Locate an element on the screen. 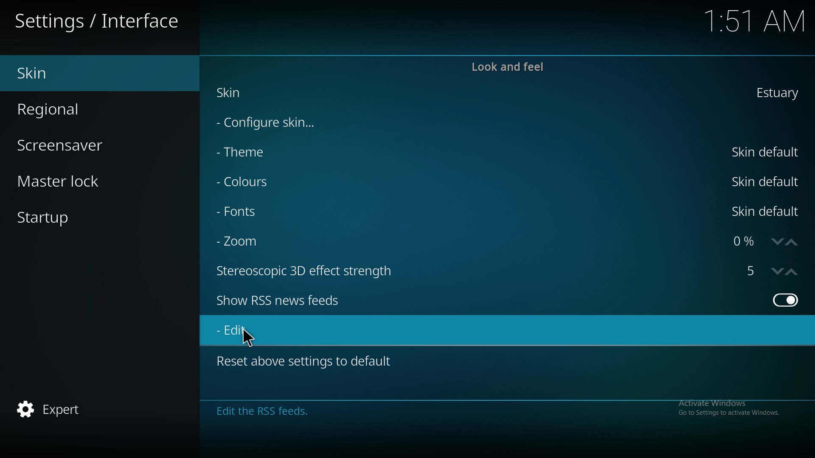 The height and width of the screenshot is (458, 815). startup is located at coordinates (59, 220).